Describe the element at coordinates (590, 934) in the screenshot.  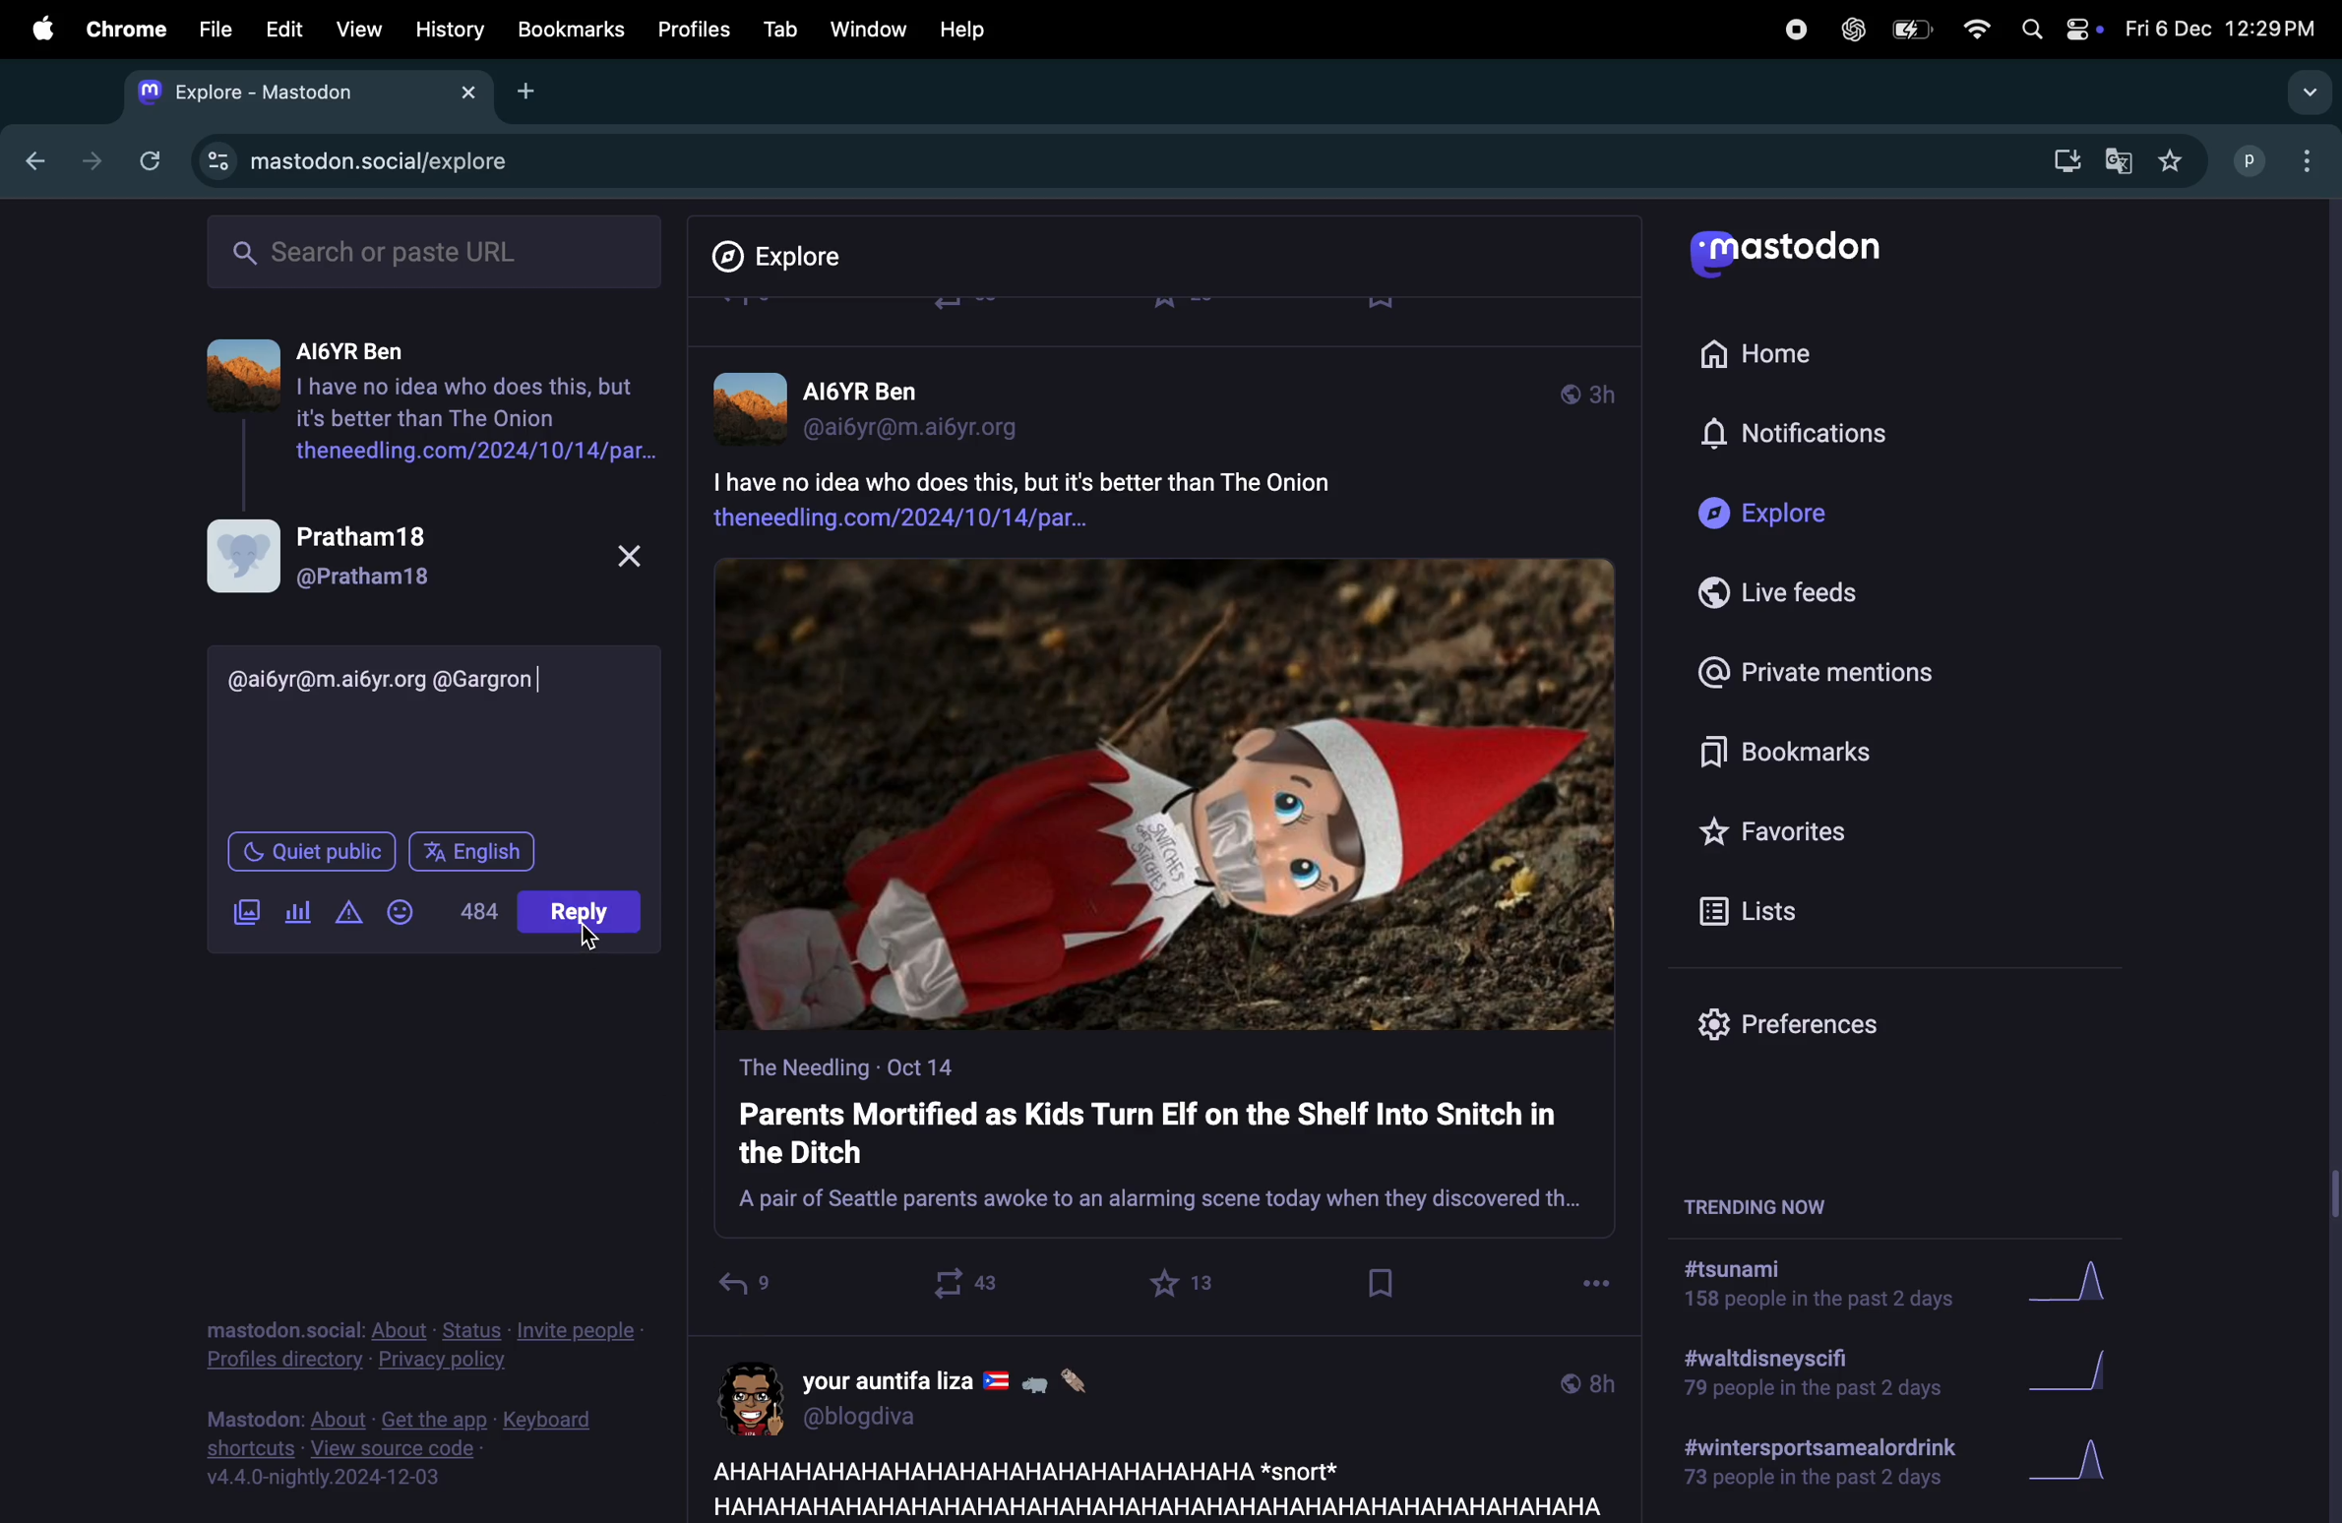
I see `cursor` at that location.